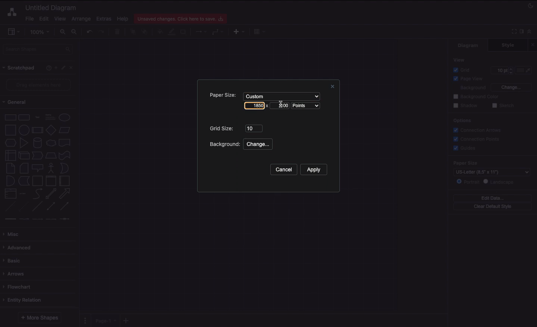 The height and width of the screenshot is (327, 537). Describe the element at coordinates (13, 234) in the screenshot. I see `Misc` at that location.